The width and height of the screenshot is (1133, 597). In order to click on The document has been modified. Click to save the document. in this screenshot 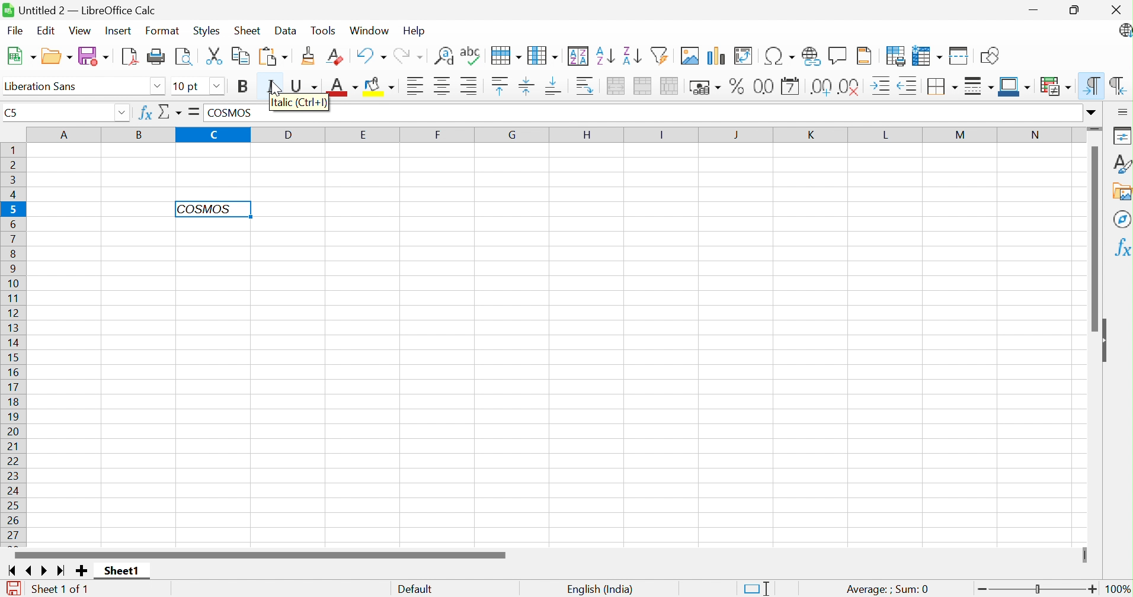, I will do `click(14, 589)`.